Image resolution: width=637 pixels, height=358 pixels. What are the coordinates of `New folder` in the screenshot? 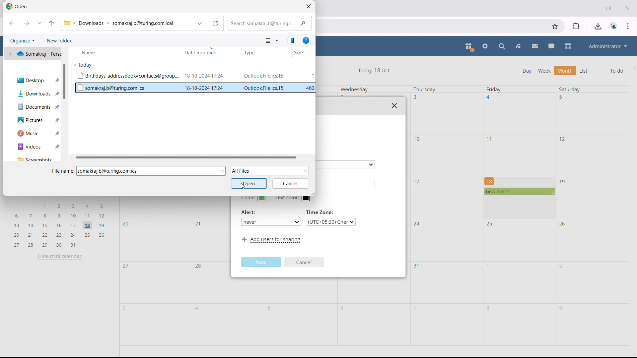 It's located at (59, 40).